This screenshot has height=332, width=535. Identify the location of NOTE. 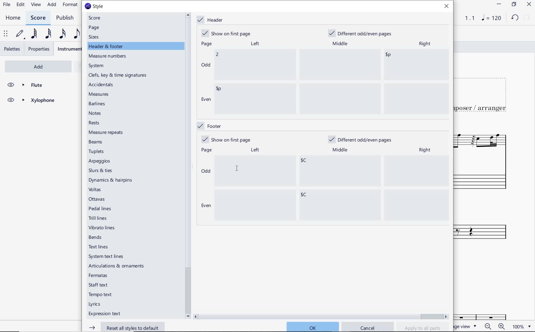
(491, 18).